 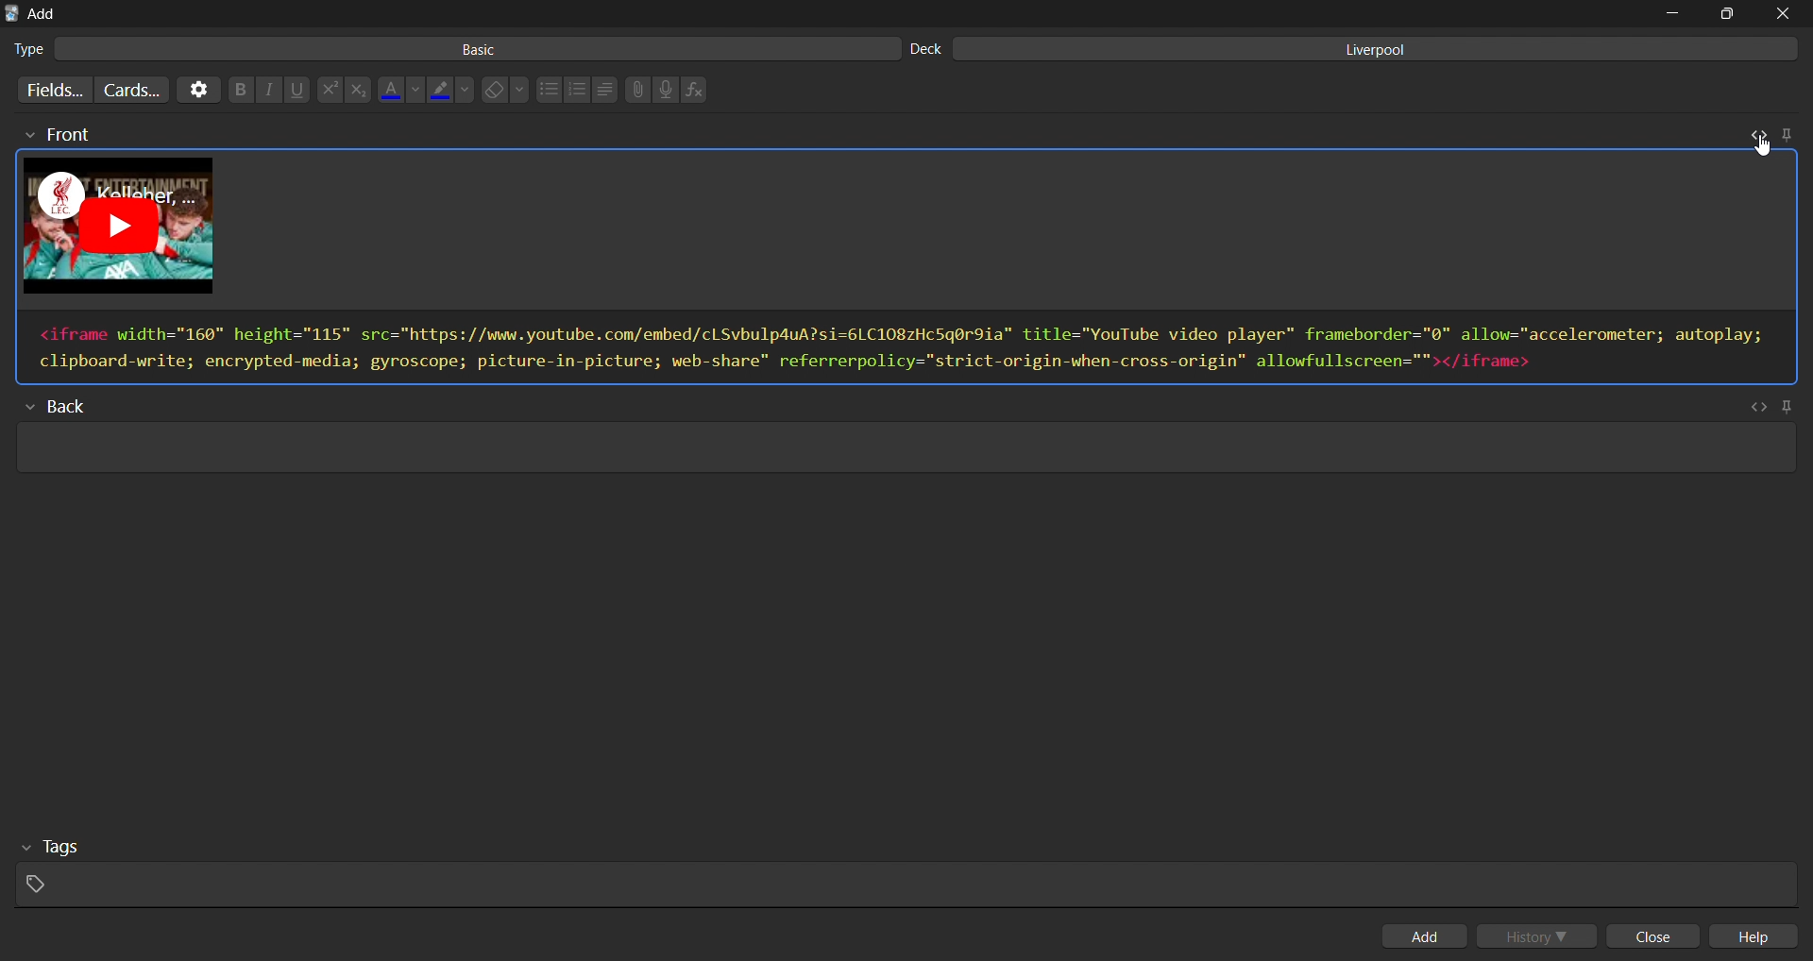 I want to click on back, so click(x=62, y=408).